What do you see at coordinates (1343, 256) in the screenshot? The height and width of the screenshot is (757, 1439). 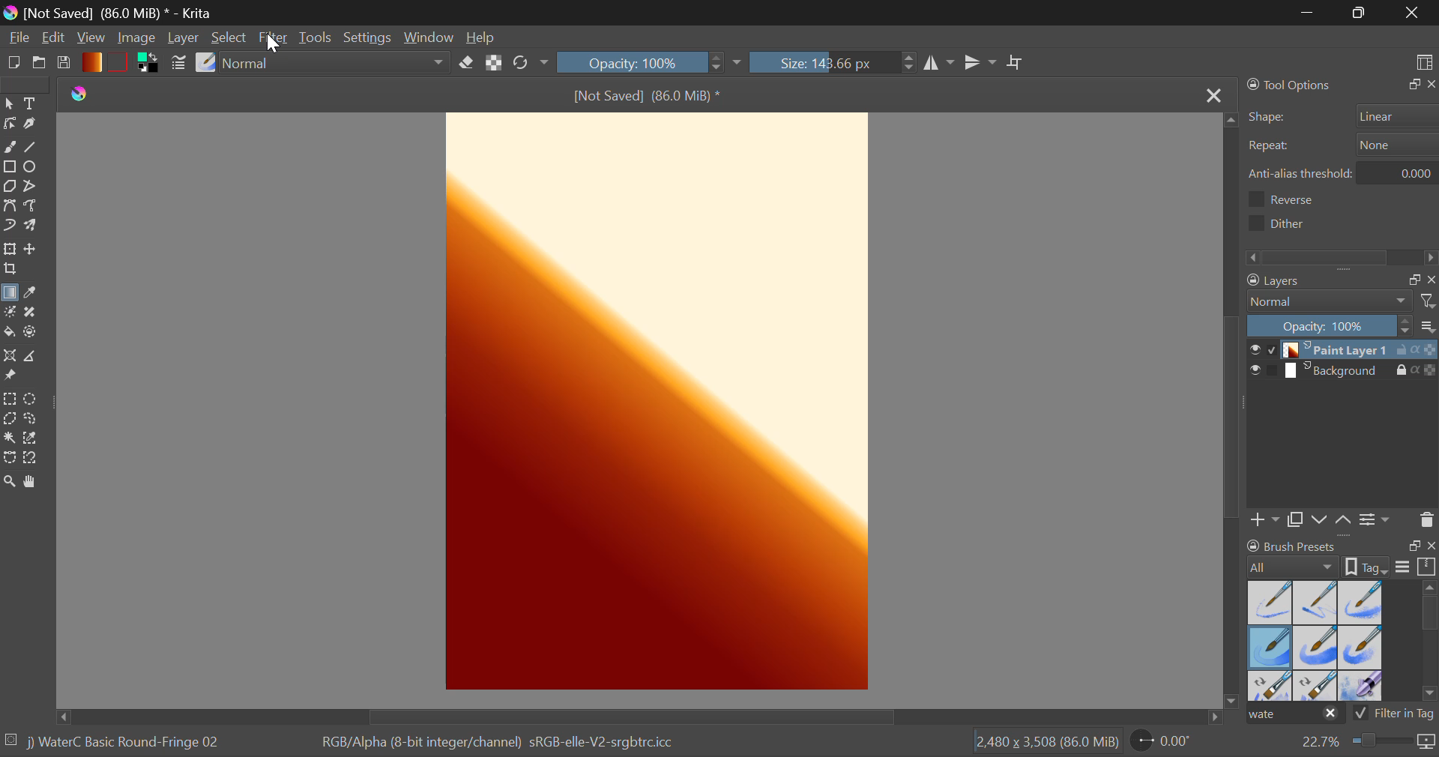 I see `horizontal scrollbar` at bounding box center [1343, 256].